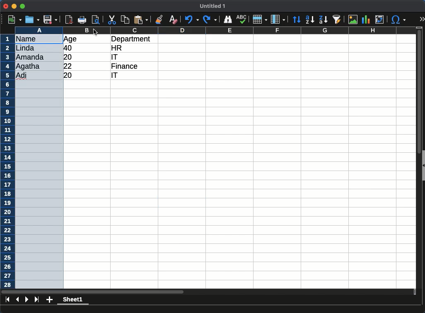 Image resolution: width=425 pixels, height=313 pixels. I want to click on untitled 1, so click(213, 6).